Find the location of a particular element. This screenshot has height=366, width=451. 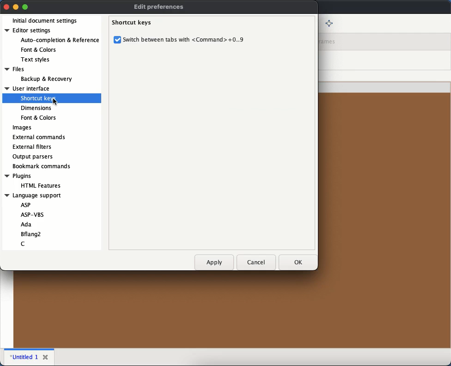

checkbox is located at coordinates (118, 40).